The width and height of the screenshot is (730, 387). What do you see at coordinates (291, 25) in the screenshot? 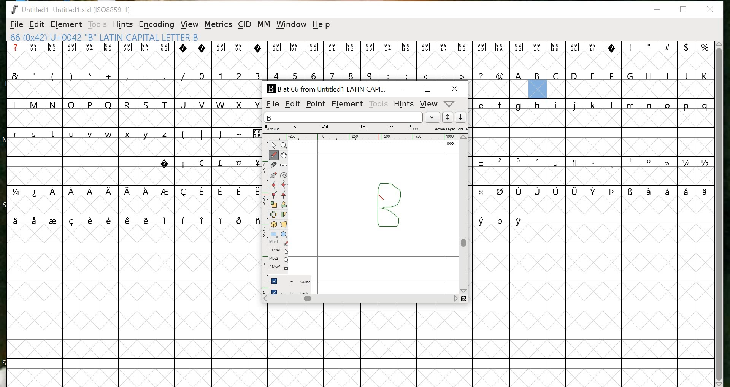
I see `window` at bounding box center [291, 25].